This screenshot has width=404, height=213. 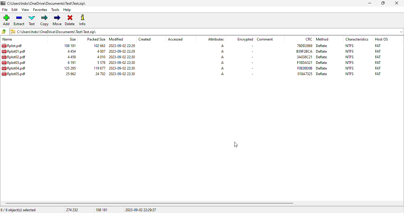 I want to click on deflate, so click(x=321, y=63).